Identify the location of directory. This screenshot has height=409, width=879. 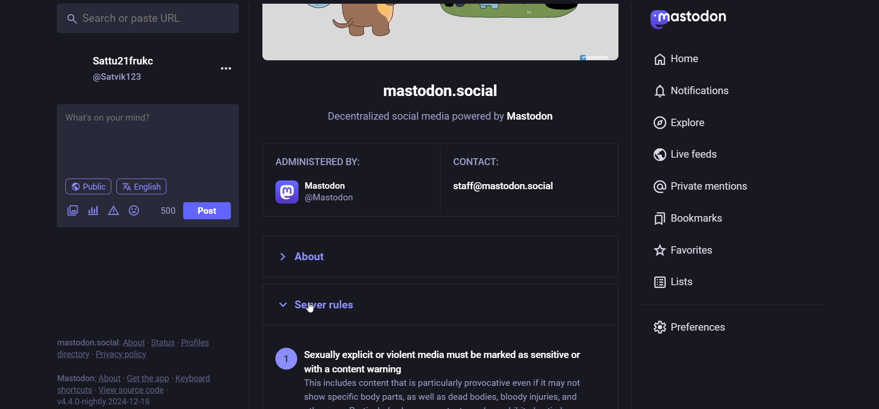
(70, 354).